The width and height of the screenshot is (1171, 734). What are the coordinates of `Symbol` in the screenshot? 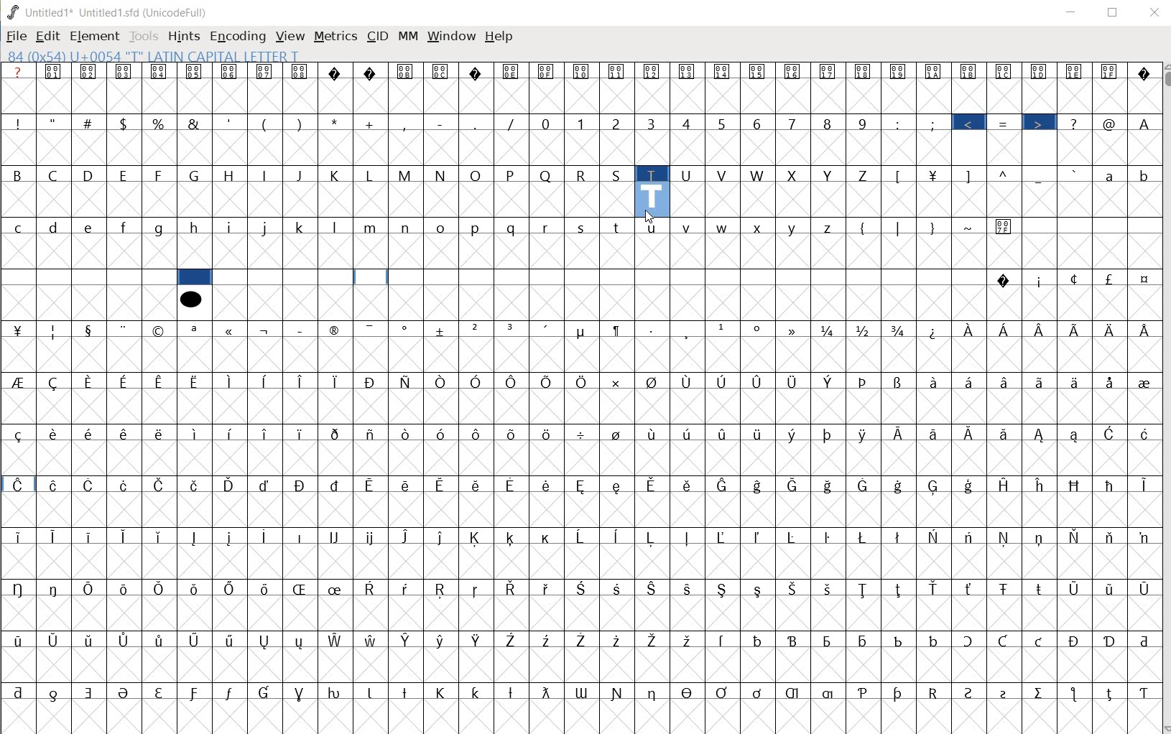 It's located at (618, 73).